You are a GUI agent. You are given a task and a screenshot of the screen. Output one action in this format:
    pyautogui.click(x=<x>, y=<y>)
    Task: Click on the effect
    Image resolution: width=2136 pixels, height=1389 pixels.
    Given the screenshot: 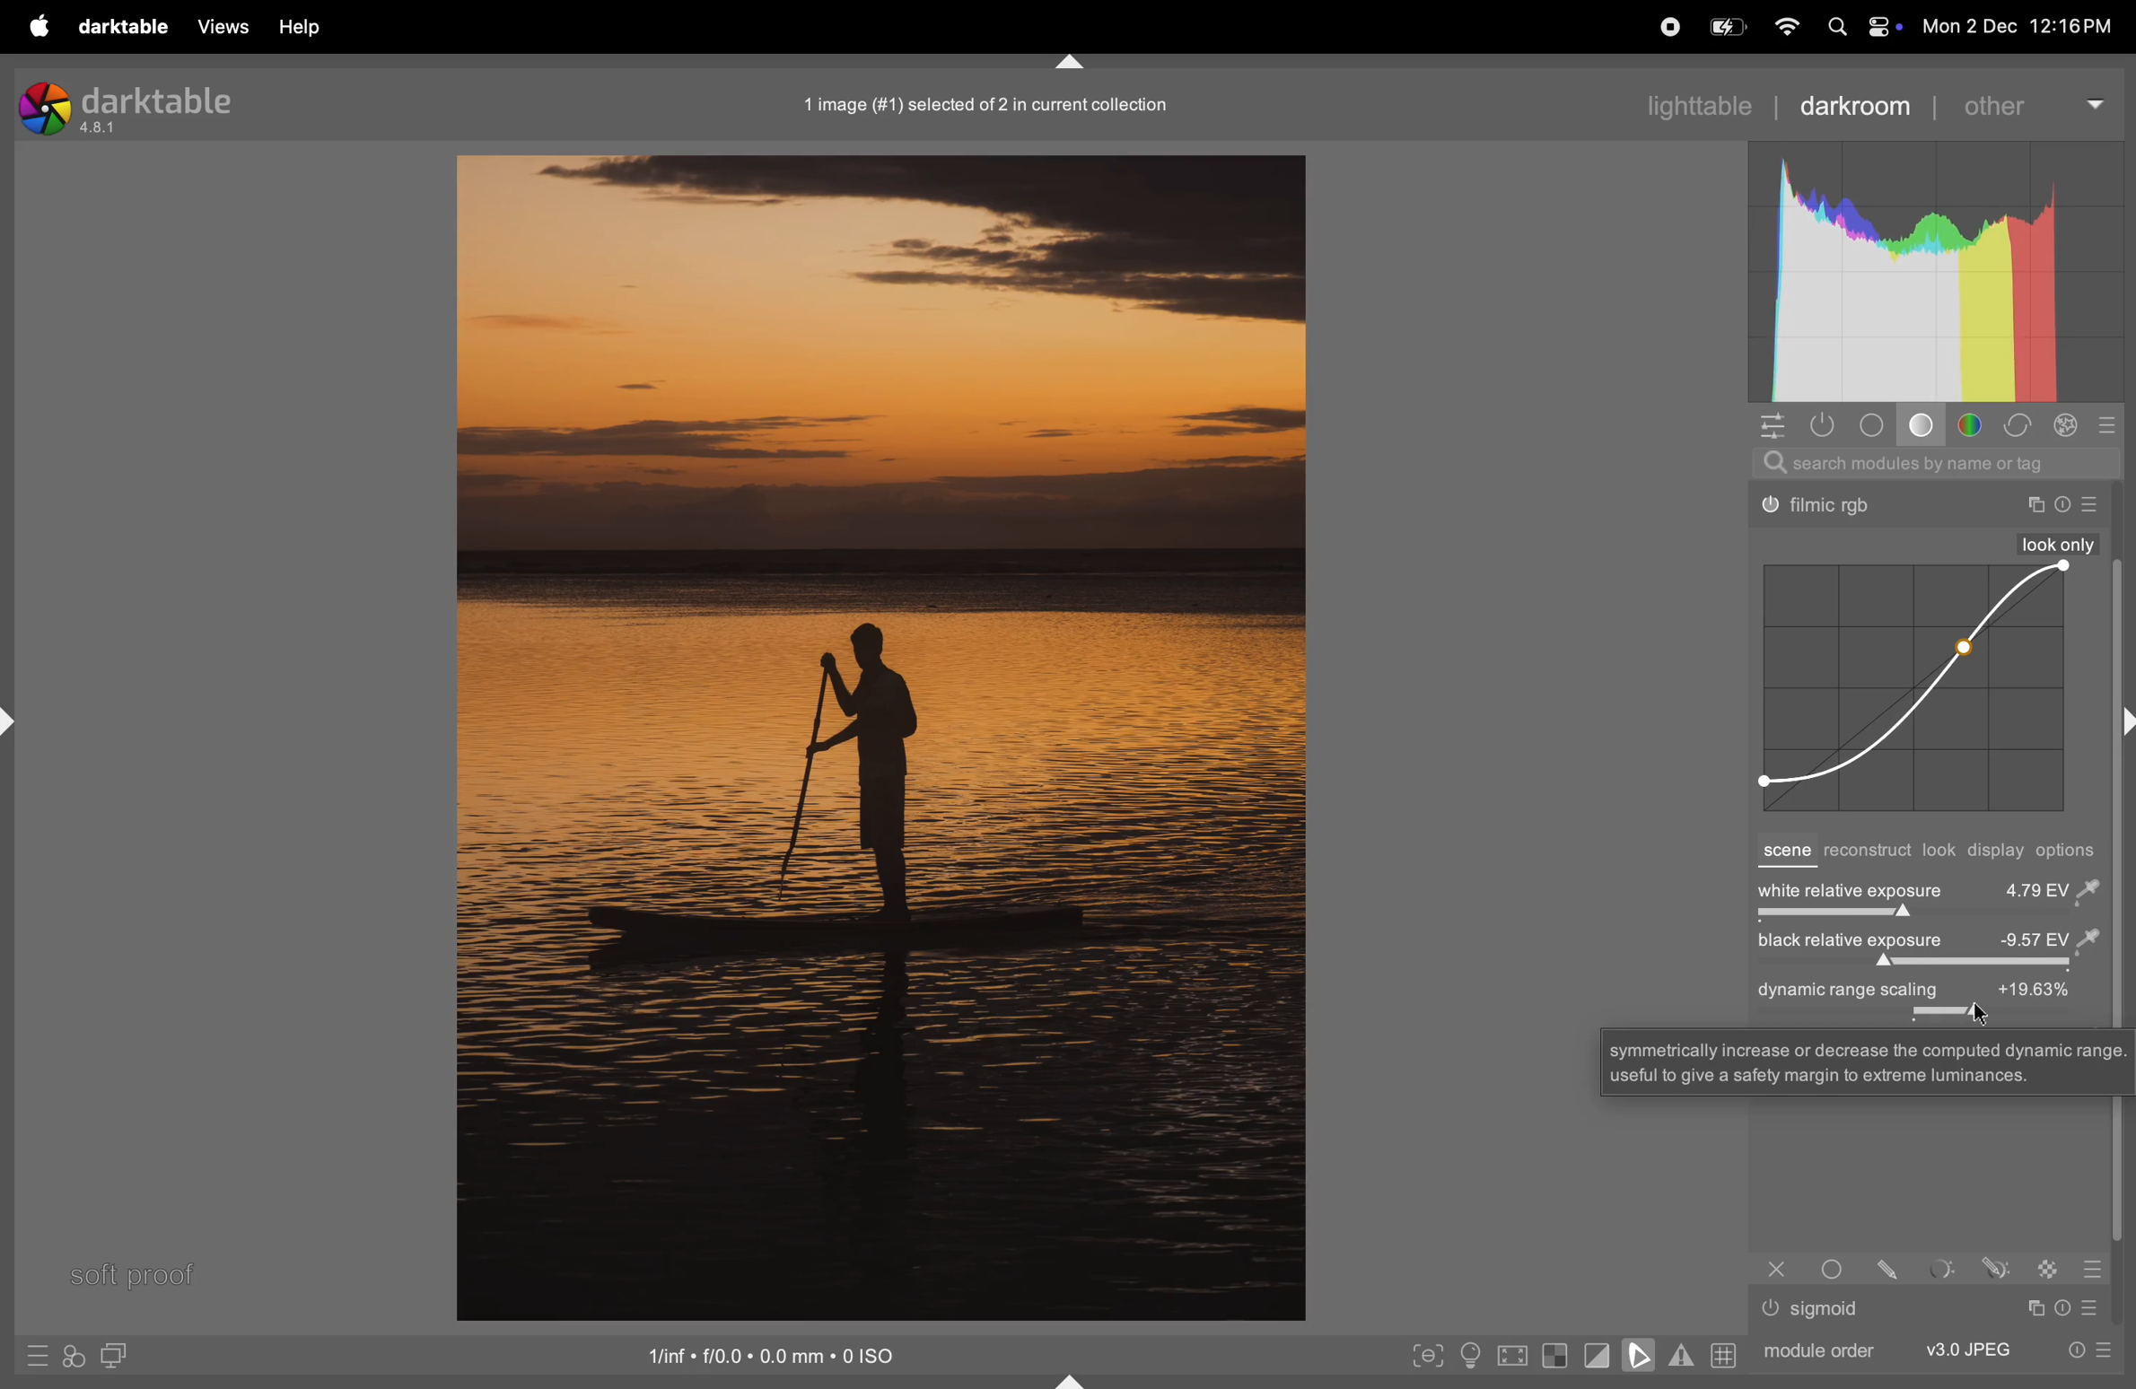 What is the action you would take?
    pyautogui.click(x=2066, y=425)
    